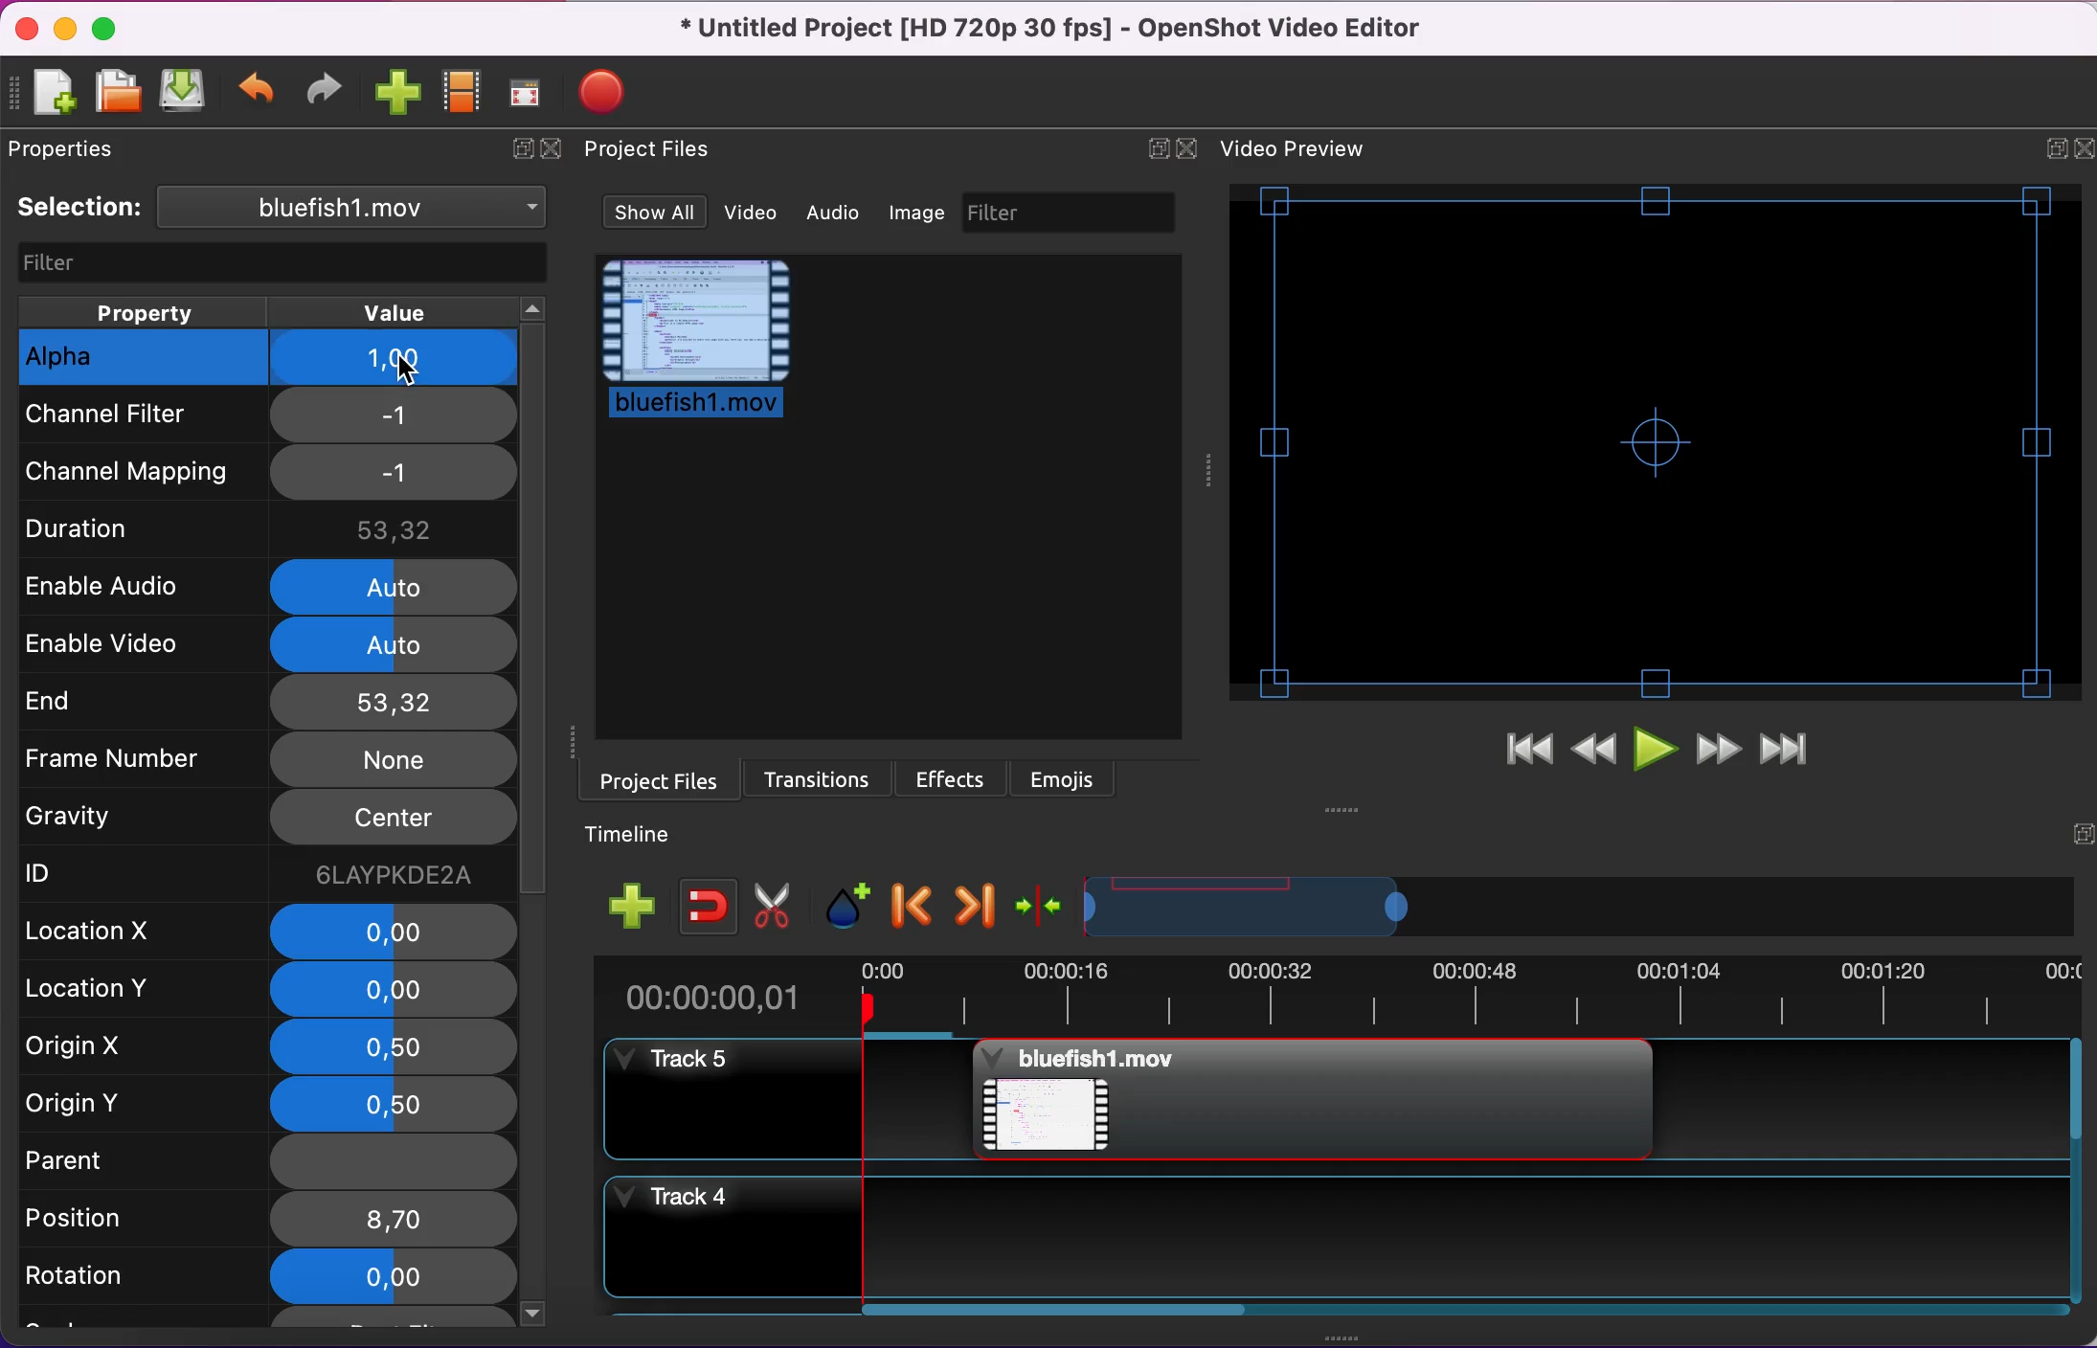  I want to click on project file, so click(699, 340).